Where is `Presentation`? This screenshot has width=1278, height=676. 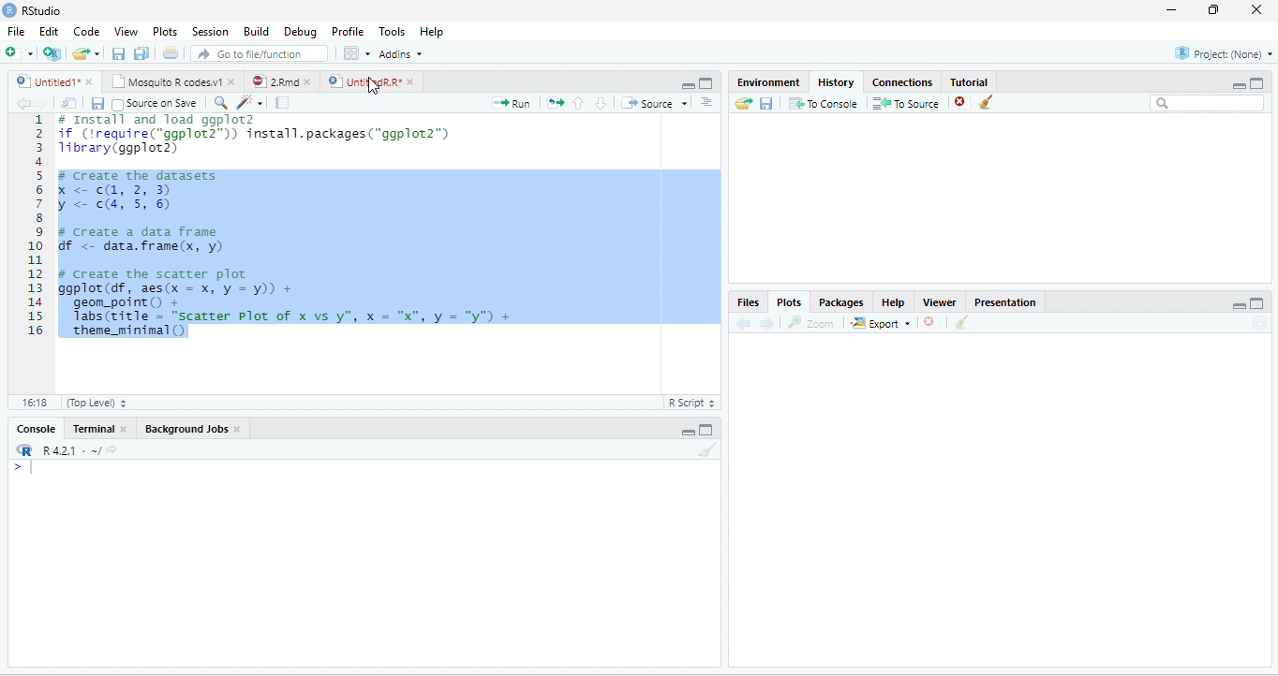 Presentation is located at coordinates (1005, 301).